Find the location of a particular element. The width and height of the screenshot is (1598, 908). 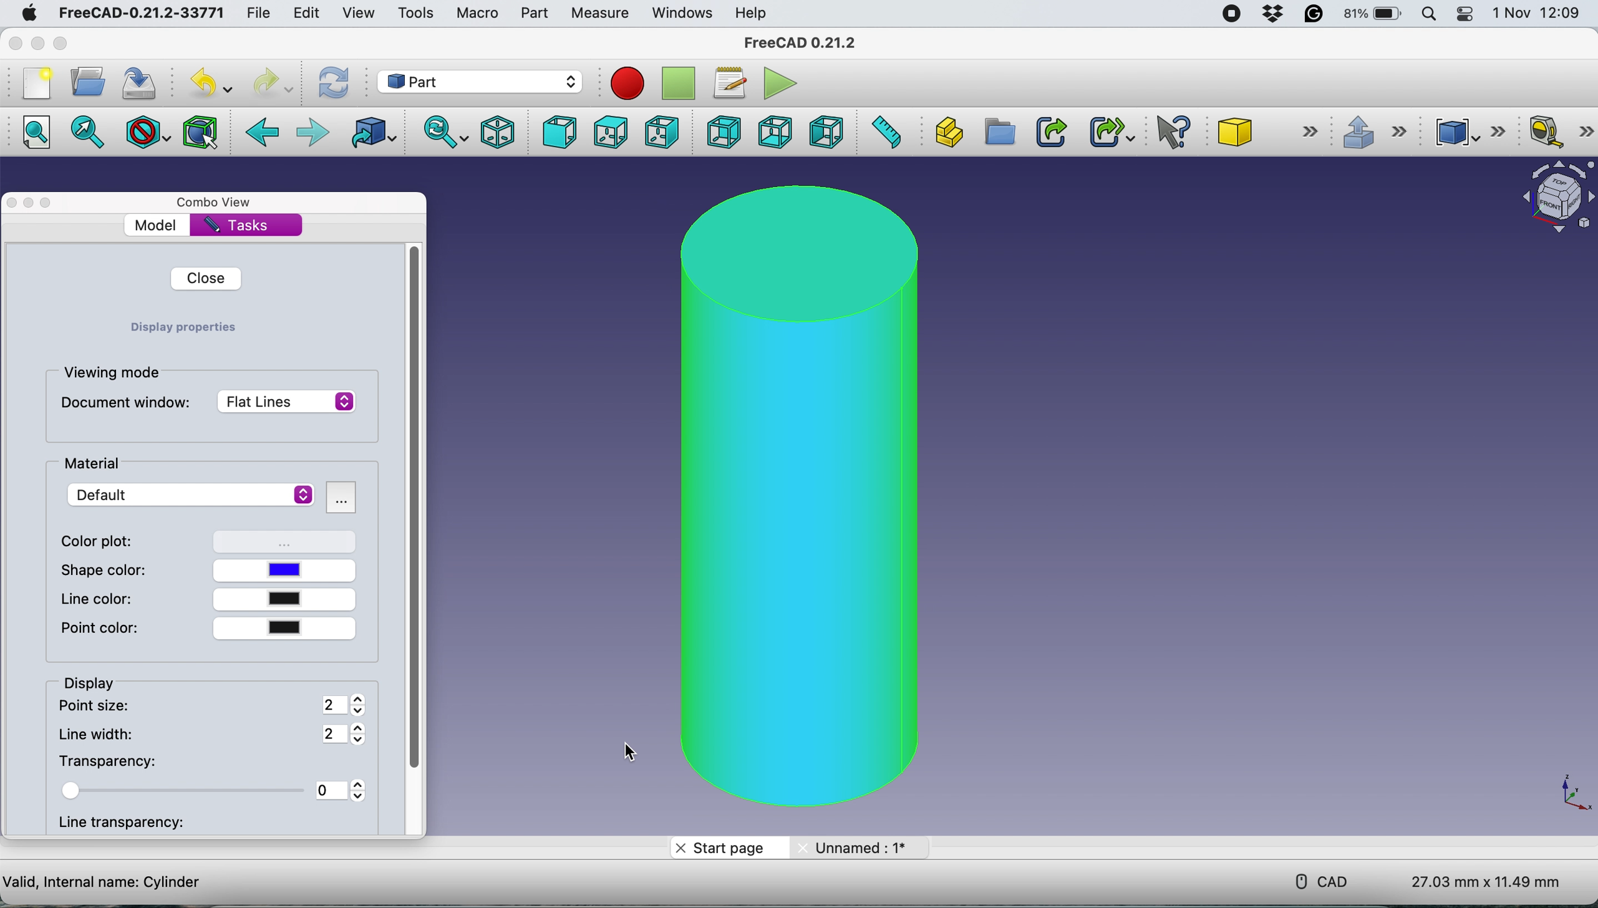

edit is located at coordinates (310, 14).